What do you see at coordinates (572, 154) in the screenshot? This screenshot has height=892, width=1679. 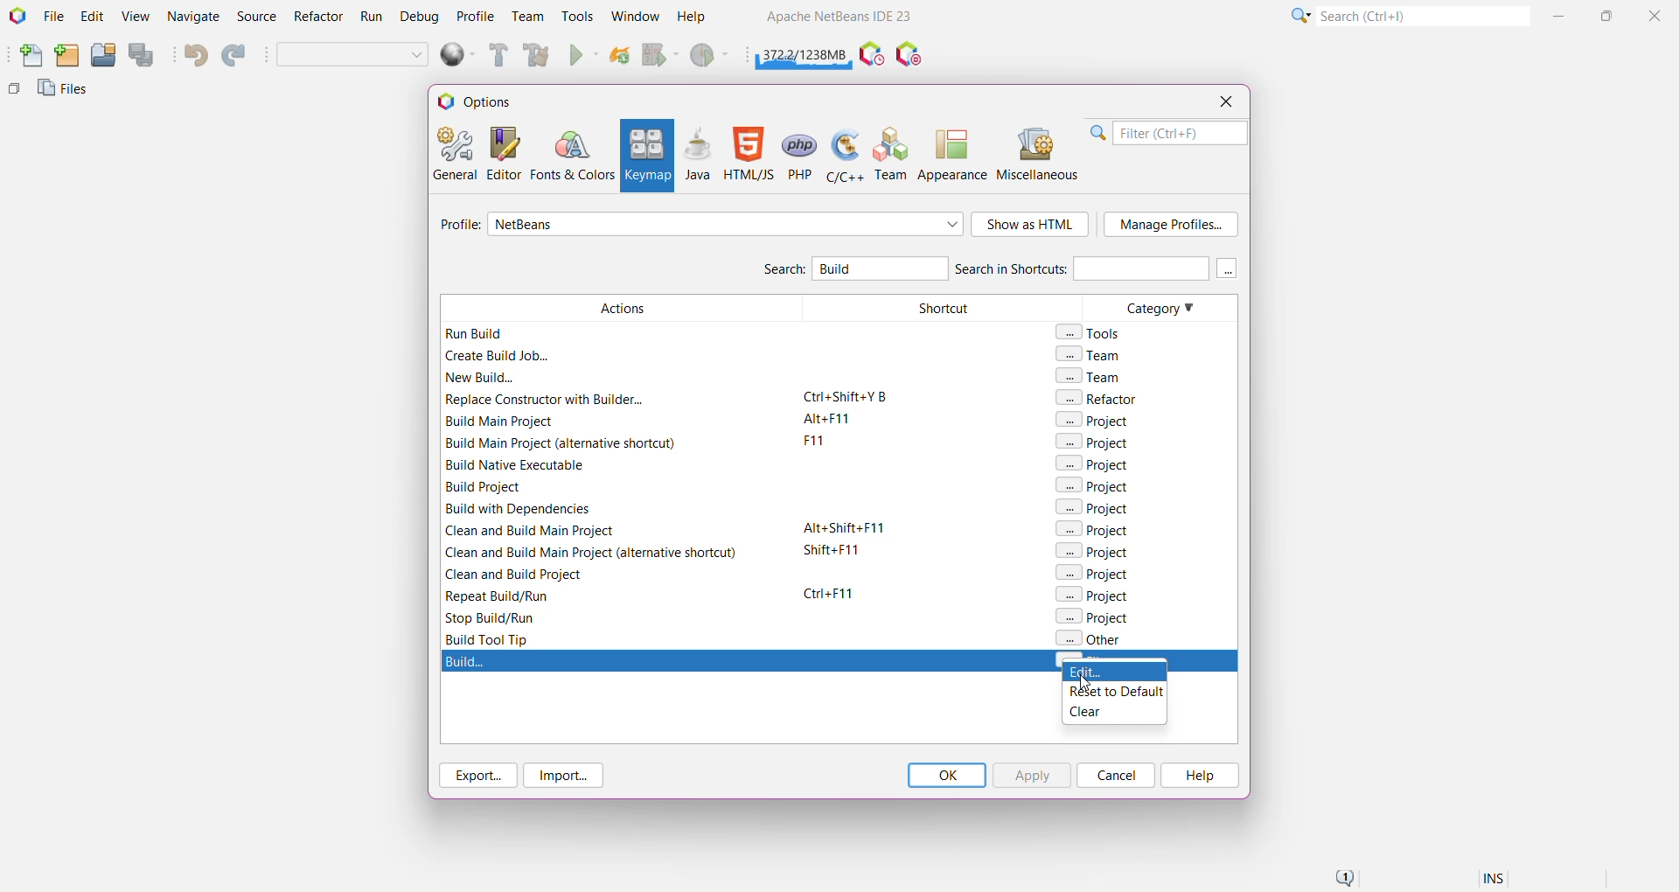 I see `Fonts and Colors` at bounding box center [572, 154].